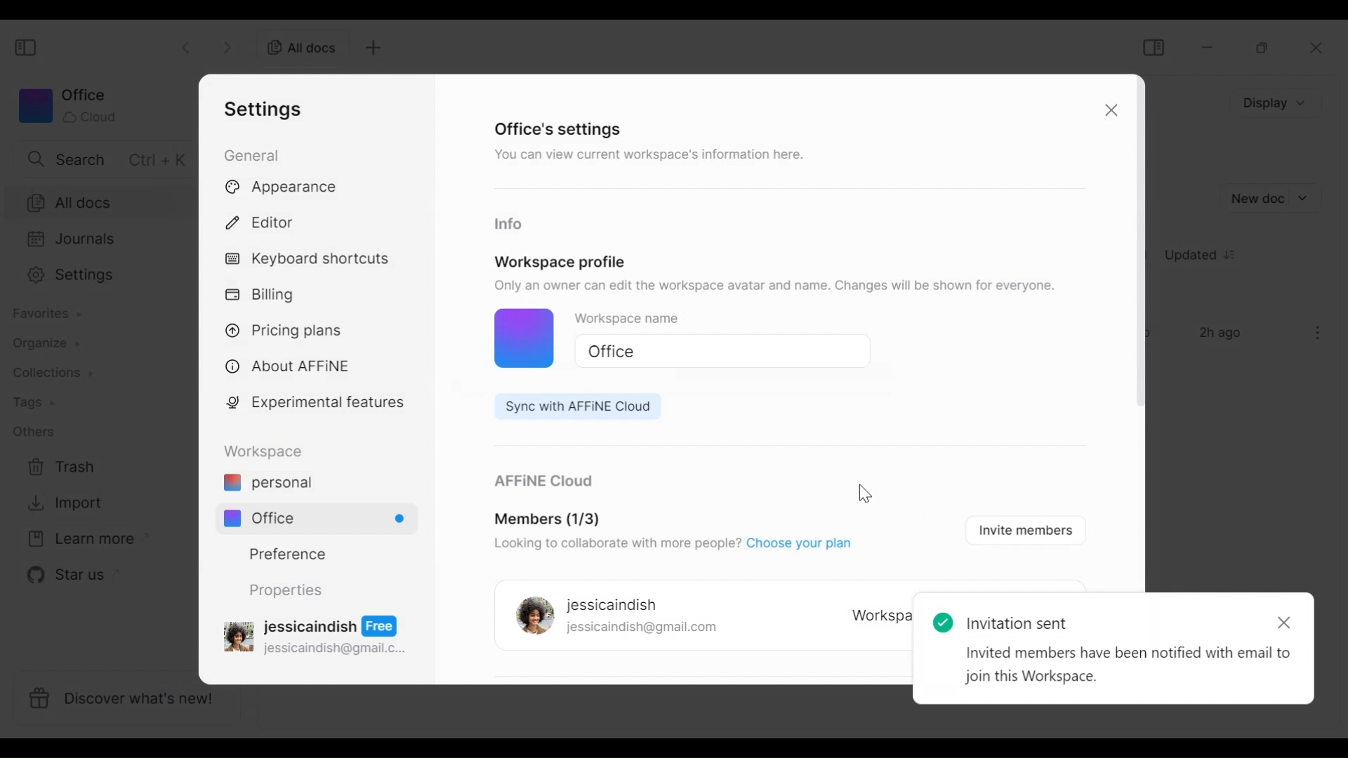  What do you see at coordinates (263, 295) in the screenshot?
I see `Biling` at bounding box center [263, 295].